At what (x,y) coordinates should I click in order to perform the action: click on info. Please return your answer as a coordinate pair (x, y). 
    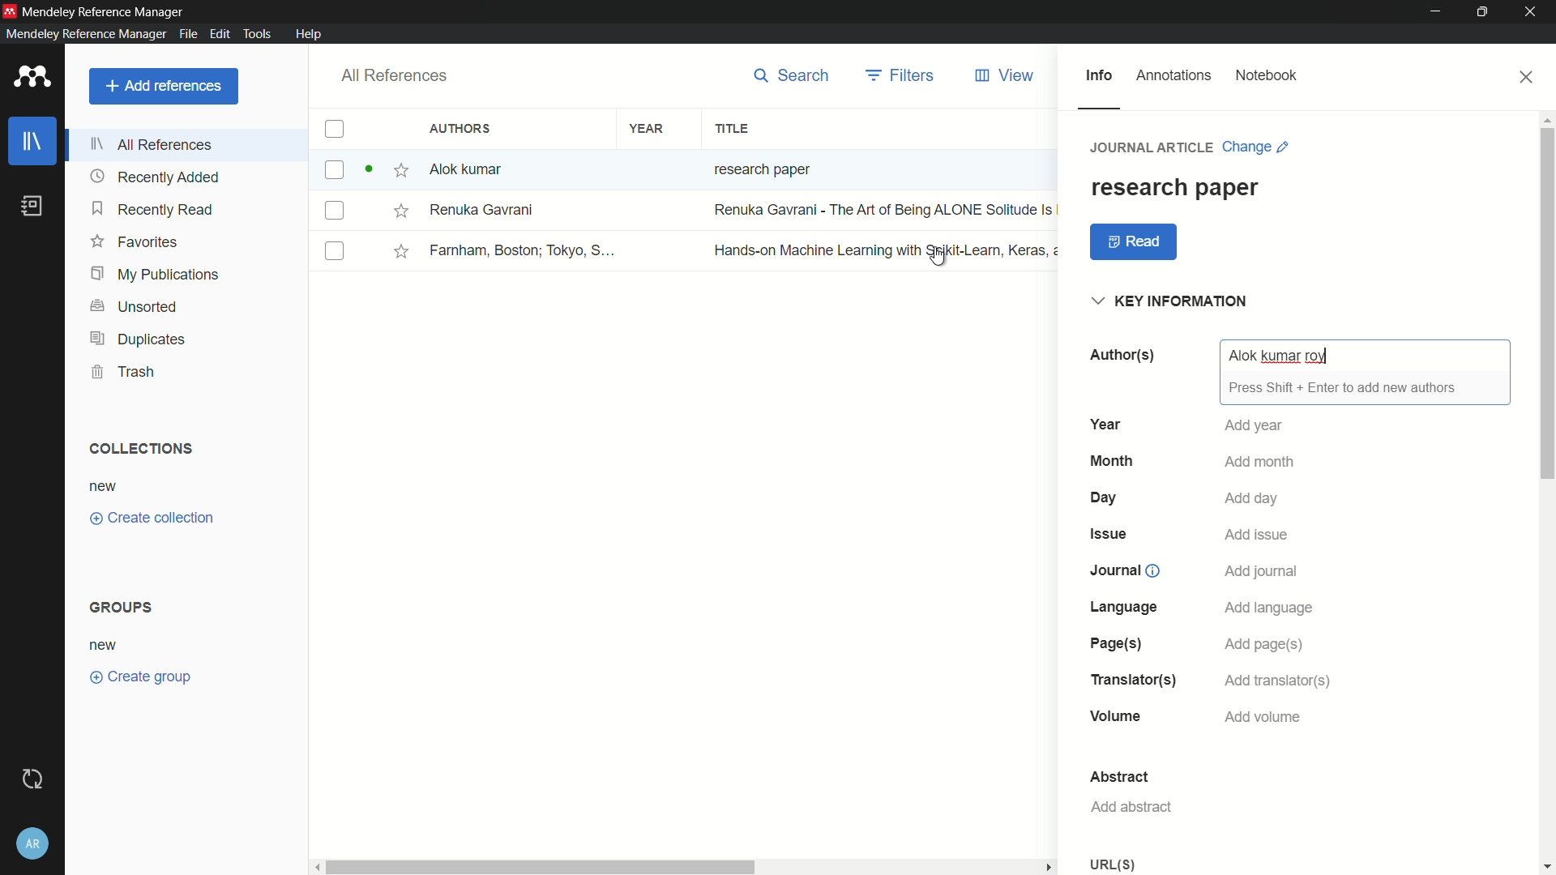
    Looking at the image, I should click on (1098, 76).